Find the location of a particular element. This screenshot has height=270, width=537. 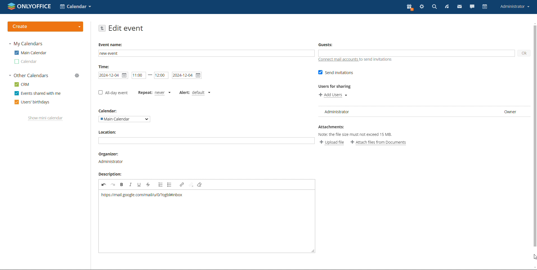

add name is located at coordinates (206, 53).